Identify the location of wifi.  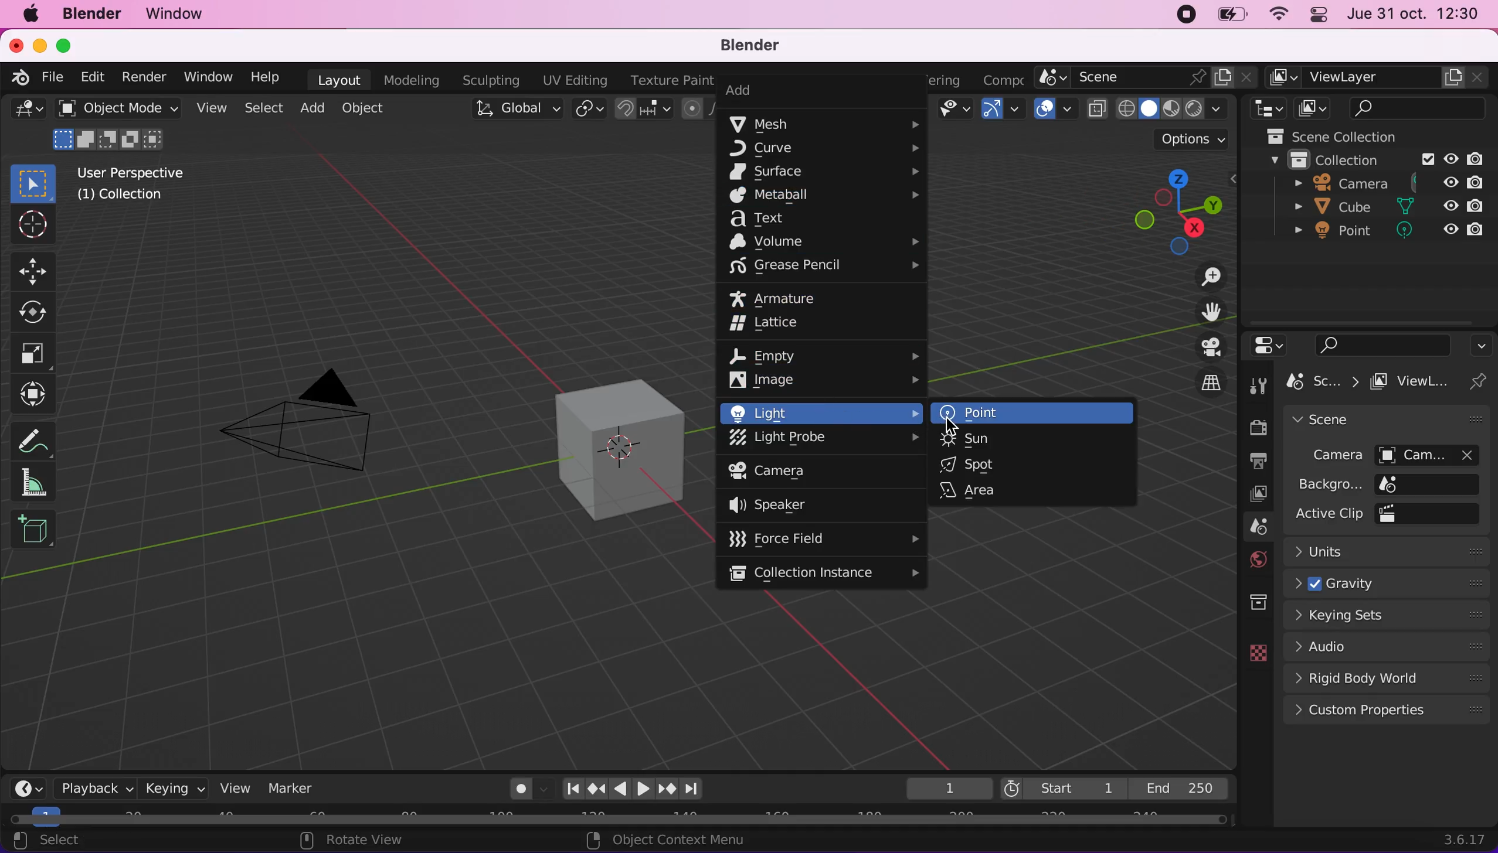
(1282, 14).